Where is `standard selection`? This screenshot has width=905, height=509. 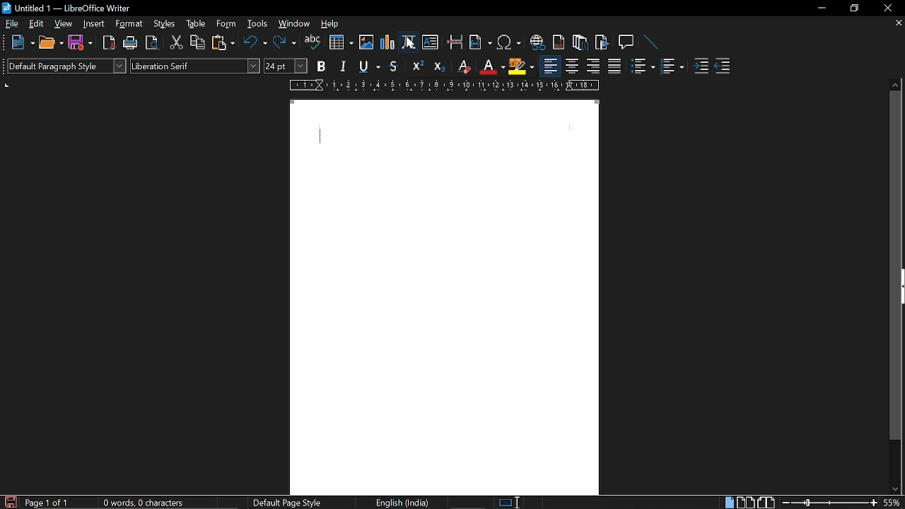 standard selection is located at coordinates (510, 503).